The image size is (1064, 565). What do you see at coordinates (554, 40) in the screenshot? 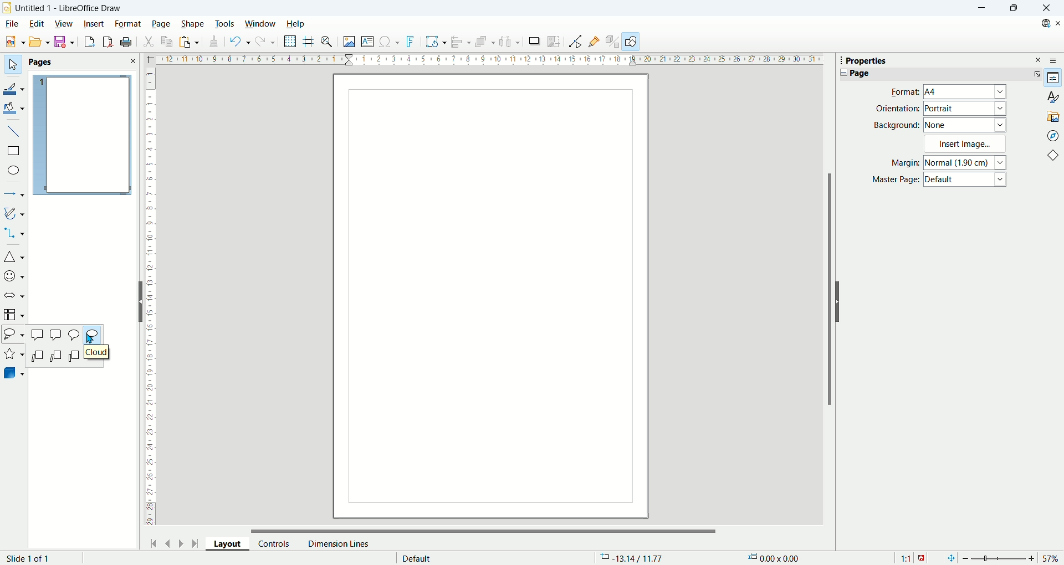
I see `crop image` at bounding box center [554, 40].